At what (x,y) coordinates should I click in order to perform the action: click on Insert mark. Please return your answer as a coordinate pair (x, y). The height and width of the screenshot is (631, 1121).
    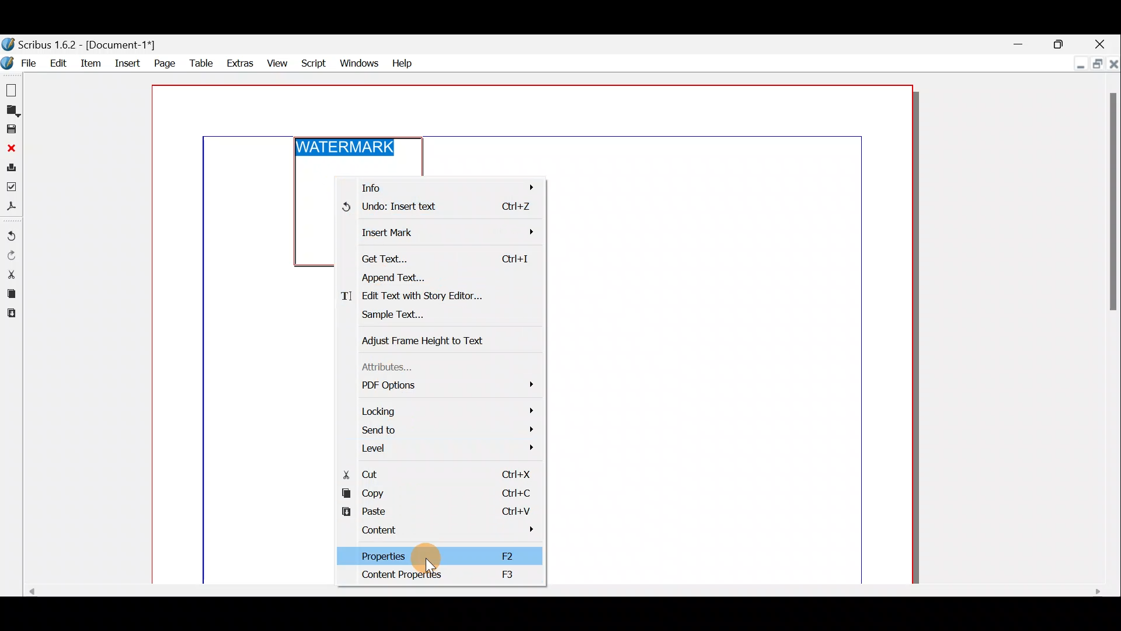
    Looking at the image, I should click on (440, 233).